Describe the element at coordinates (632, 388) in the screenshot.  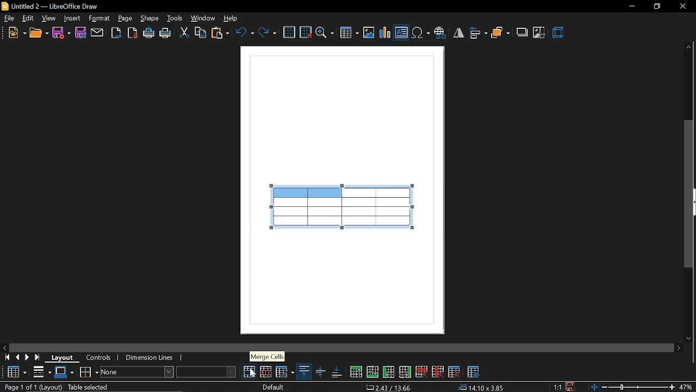
I see `zoom change` at that location.